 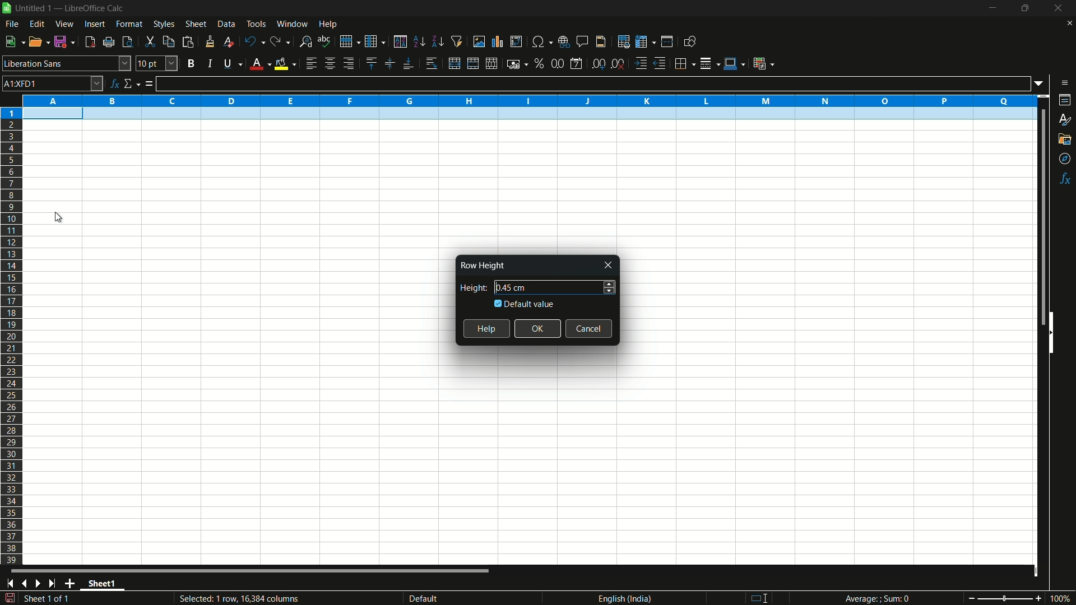 I want to click on navigator, so click(x=1065, y=159).